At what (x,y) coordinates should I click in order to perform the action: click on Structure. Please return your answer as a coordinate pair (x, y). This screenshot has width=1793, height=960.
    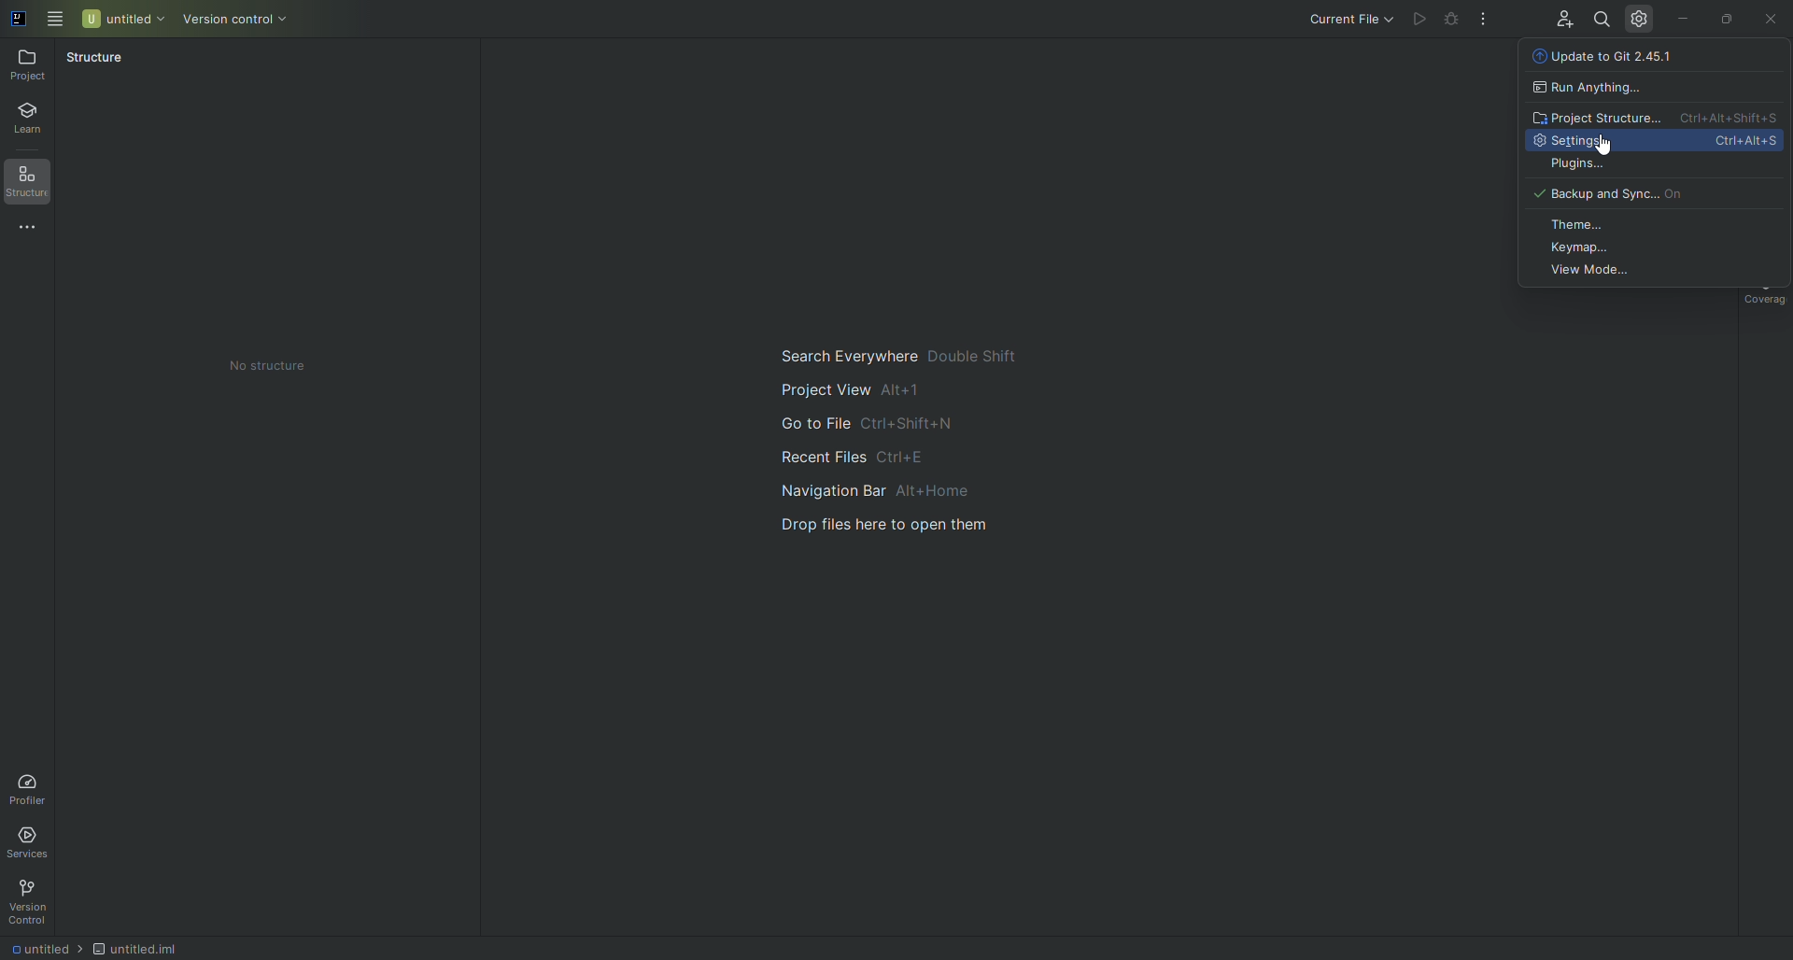
    Looking at the image, I should click on (95, 62).